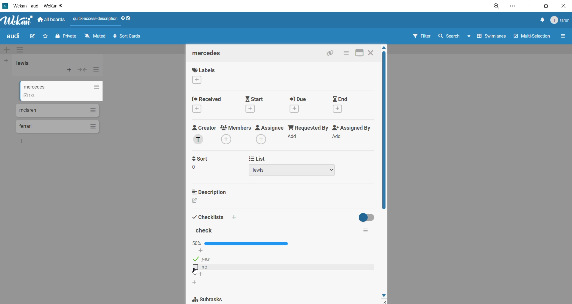  Describe the element at coordinates (57, 127) in the screenshot. I see `cards` at that location.